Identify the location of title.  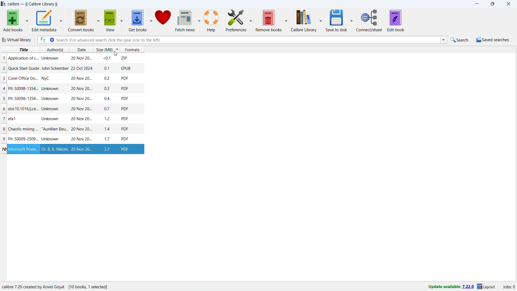
(24, 69).